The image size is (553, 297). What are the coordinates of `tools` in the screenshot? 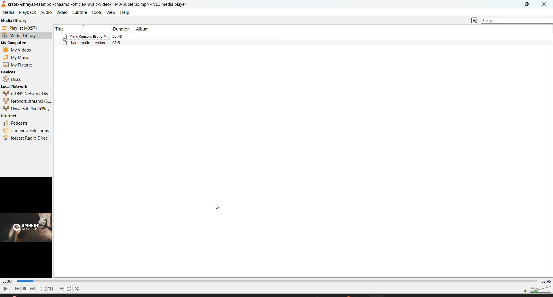 It's located at (97, 13).